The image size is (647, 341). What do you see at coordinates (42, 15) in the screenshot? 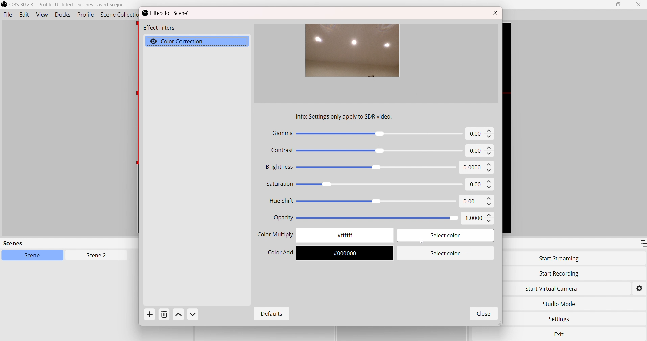
I see `View` at bounding box center [42, 15].